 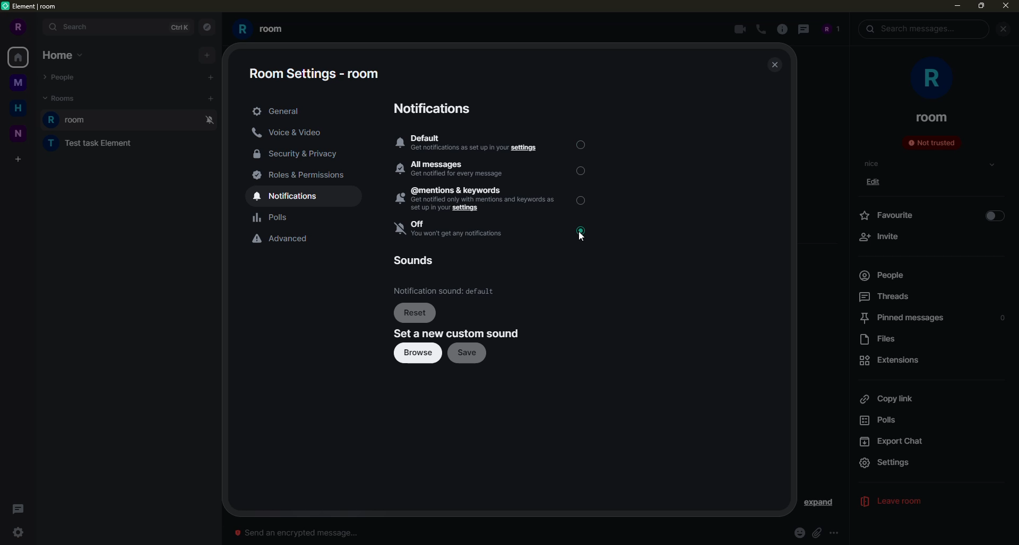 What do you see at coordinates (211, 99) in the screenshot?
I see `add` at bounding box center [211, 99].